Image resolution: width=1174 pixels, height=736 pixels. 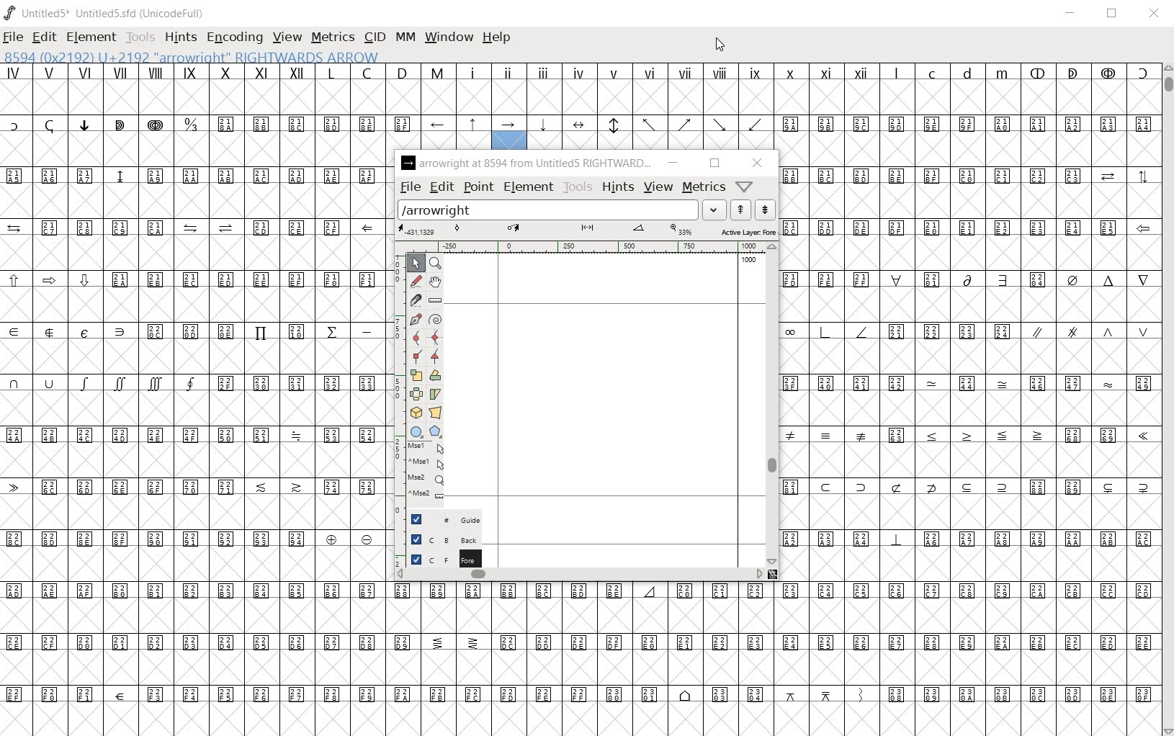 What do you see at coordinates (421, 473) in the screenshot?
I see `mse1 mse1 mse2 mse2` at bounding box center [421, 473].